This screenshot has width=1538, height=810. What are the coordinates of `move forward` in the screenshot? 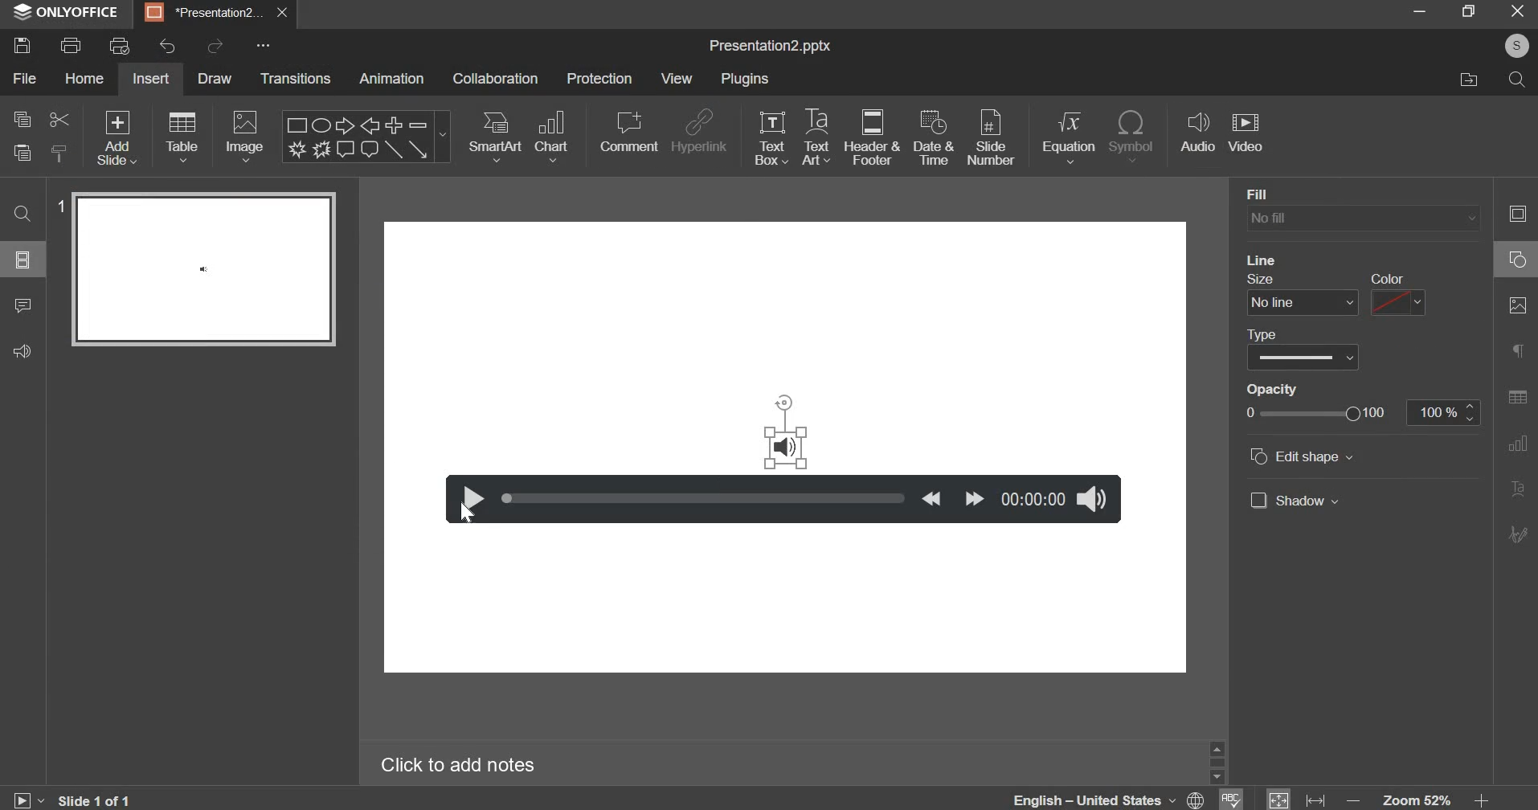 It's located at (974, 498).